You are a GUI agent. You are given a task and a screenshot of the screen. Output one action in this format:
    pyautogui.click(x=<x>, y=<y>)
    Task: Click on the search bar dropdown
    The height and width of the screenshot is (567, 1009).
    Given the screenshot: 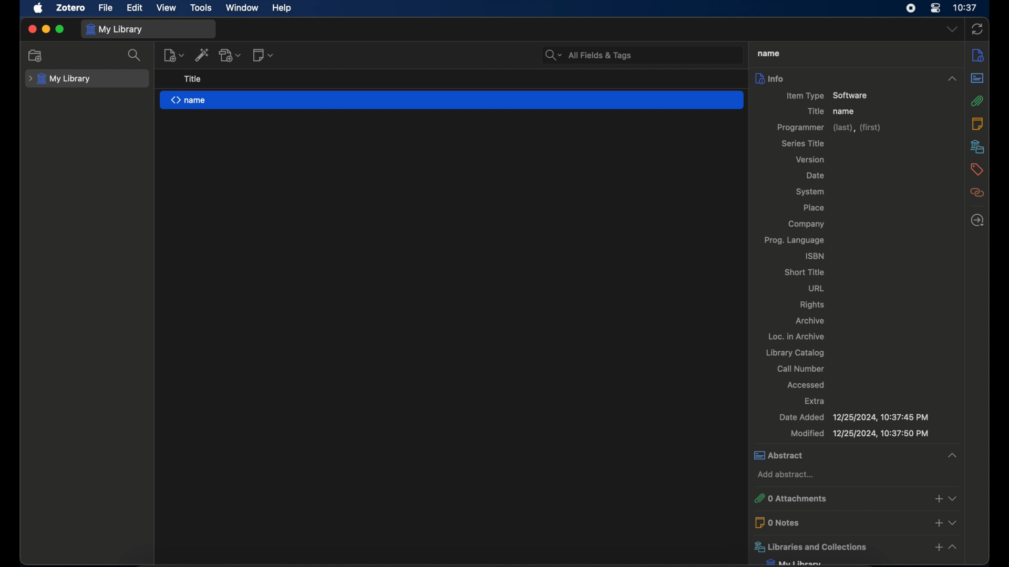 What is the action you would take?
    pyautogui.click(x=551, y=56)
    